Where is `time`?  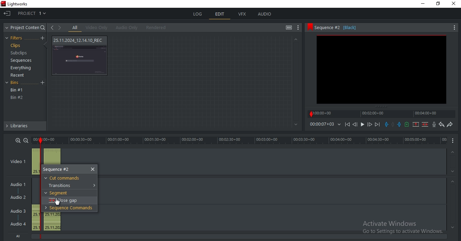 time is located at coordinates (325, 124).